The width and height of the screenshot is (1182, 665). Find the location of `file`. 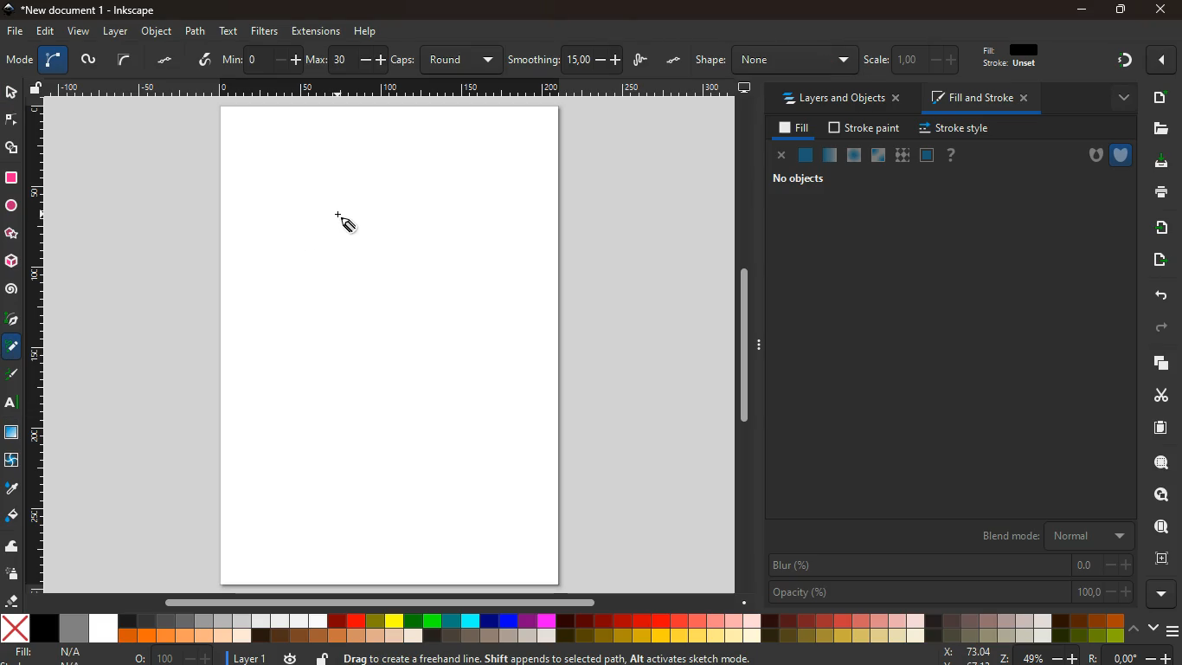

file is located at coordinates (16, 32).